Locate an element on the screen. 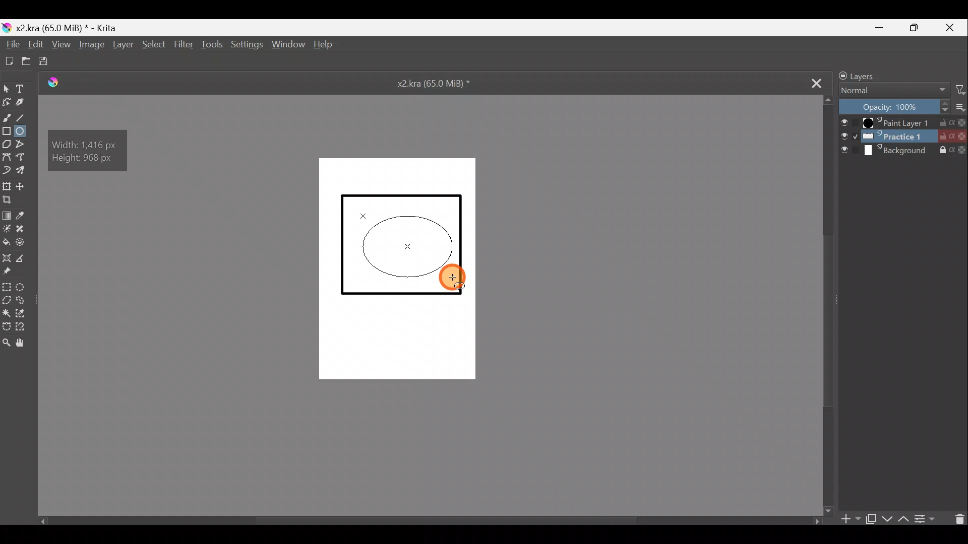 The width and height of the screenshot is (968, 544). Text tool is located at coordinates (22, 88).